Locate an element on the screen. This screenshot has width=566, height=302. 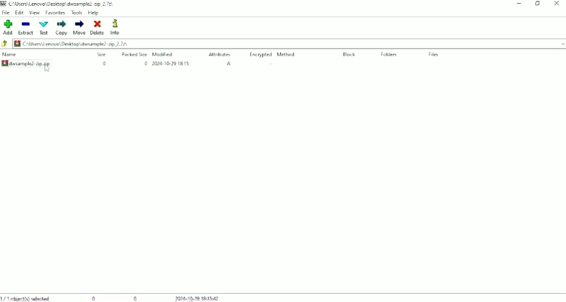
Size is located at coordinates (101, 54).